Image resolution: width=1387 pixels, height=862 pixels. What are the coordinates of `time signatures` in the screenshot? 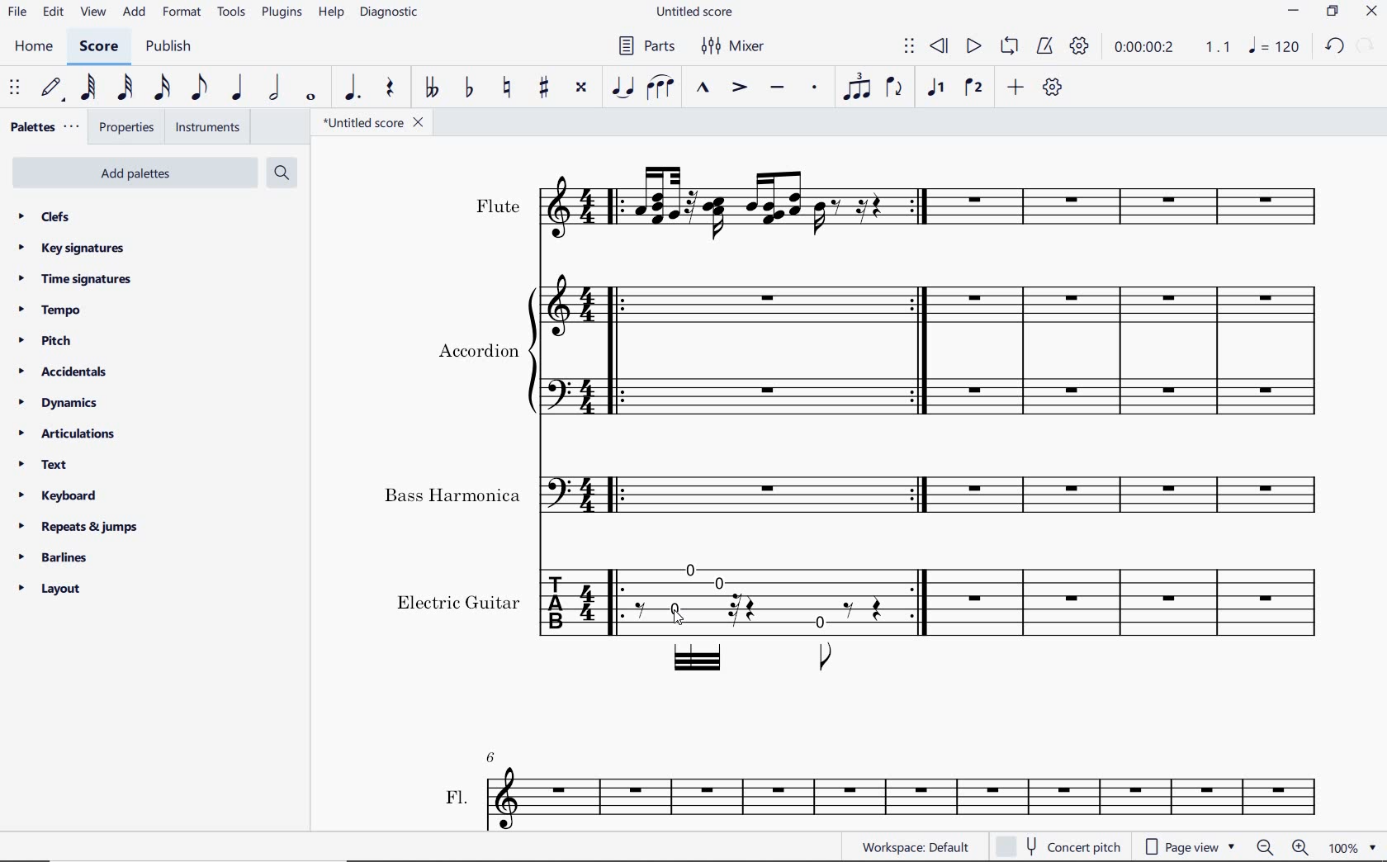 It's located at (77, 278).